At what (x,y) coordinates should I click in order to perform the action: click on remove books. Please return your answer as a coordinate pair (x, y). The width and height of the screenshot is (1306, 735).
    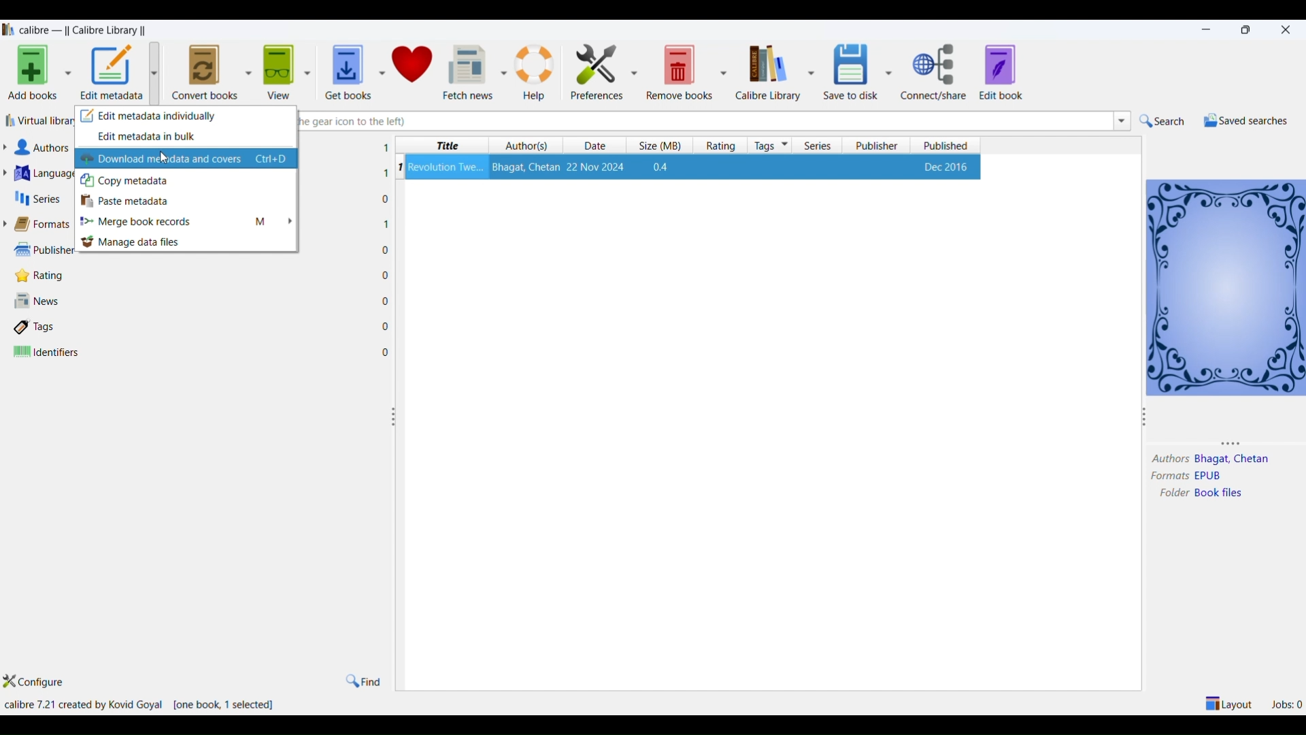
    Looking at the image, I should click on (680, 71).